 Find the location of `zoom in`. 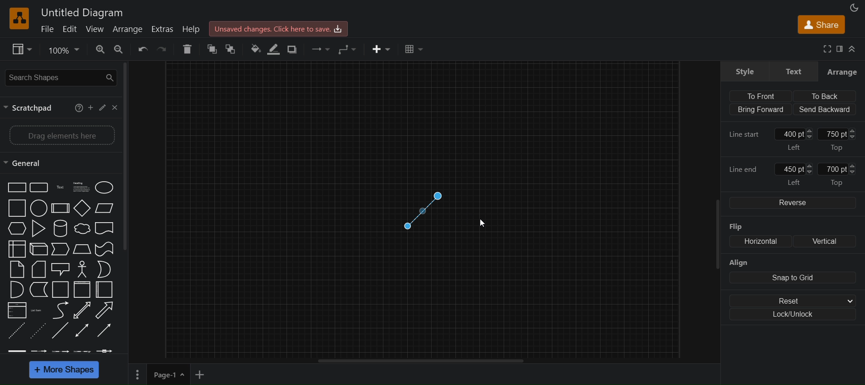

zoom in is located at coordinates (100, 49).